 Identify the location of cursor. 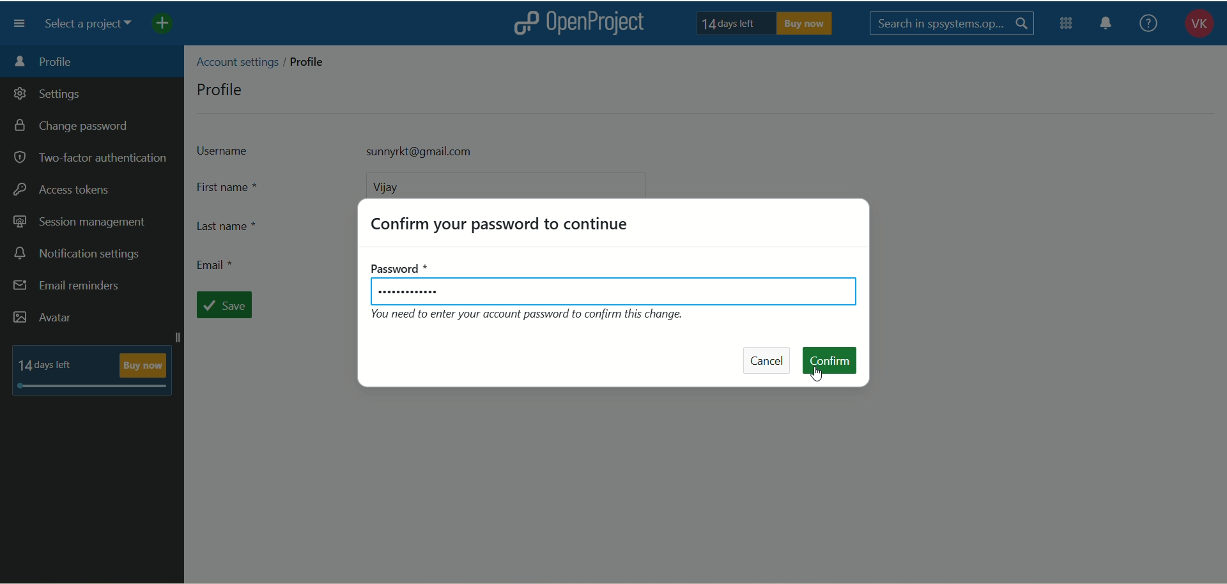
(815, 373).